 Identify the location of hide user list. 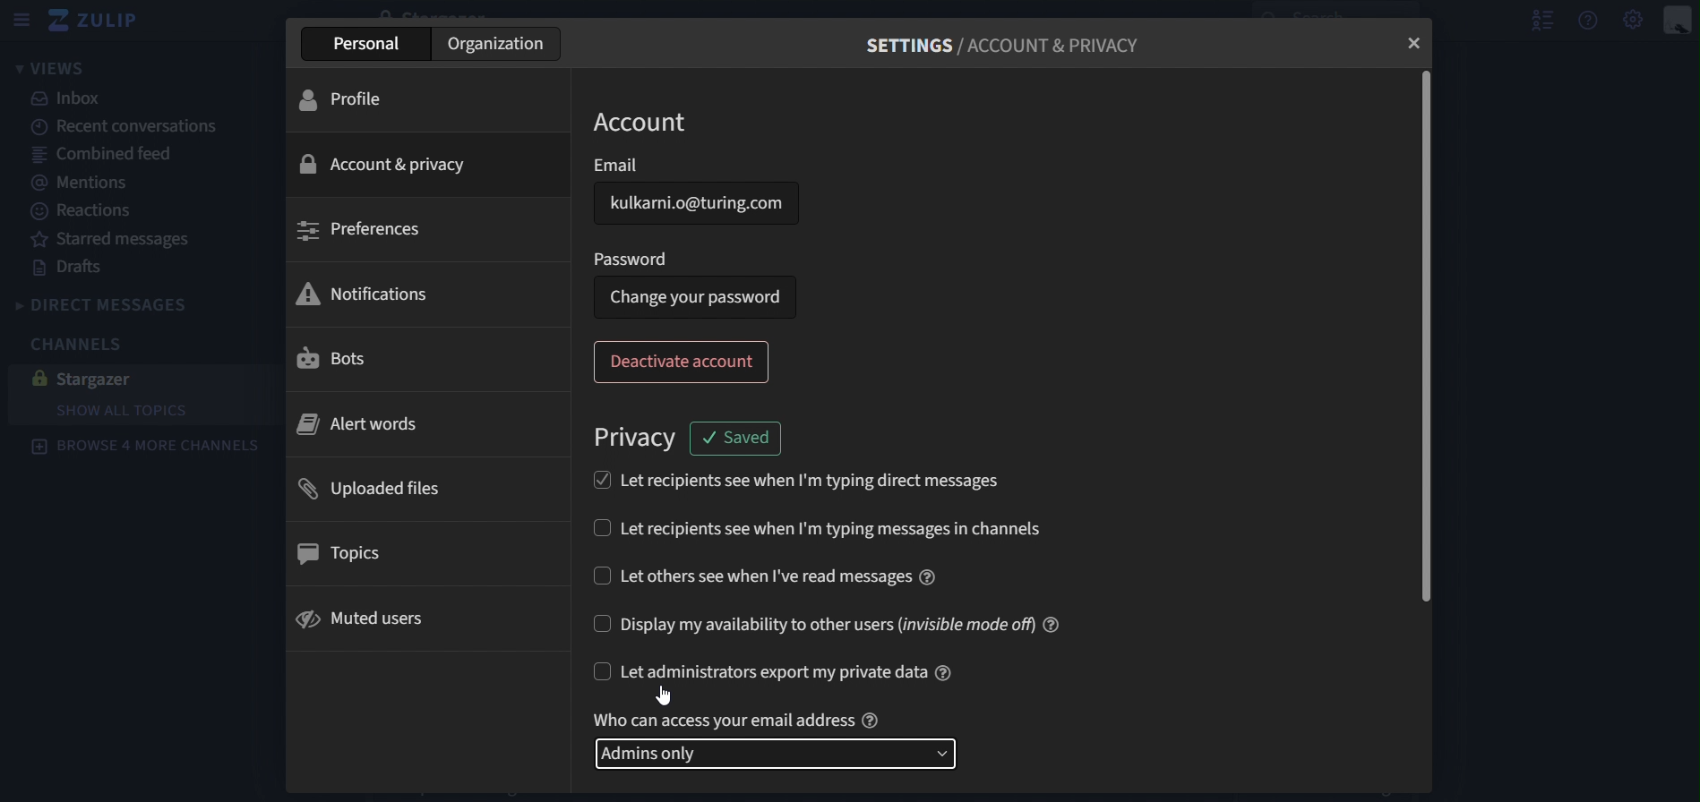
(1536, 21).